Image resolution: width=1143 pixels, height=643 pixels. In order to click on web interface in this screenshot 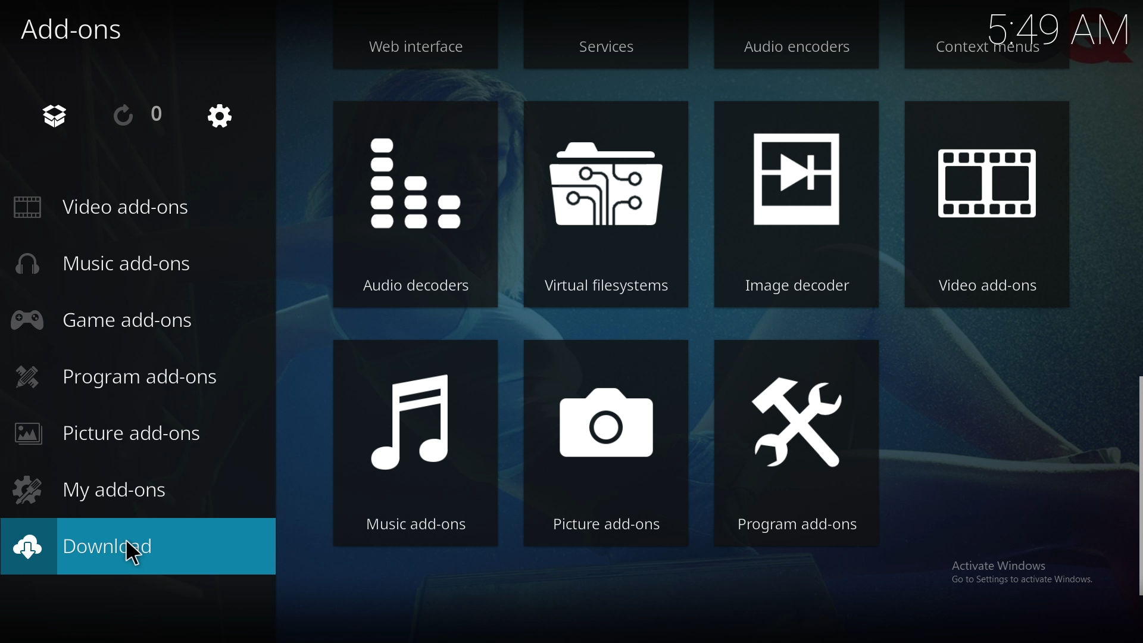, I will do `click(424, 35)`.